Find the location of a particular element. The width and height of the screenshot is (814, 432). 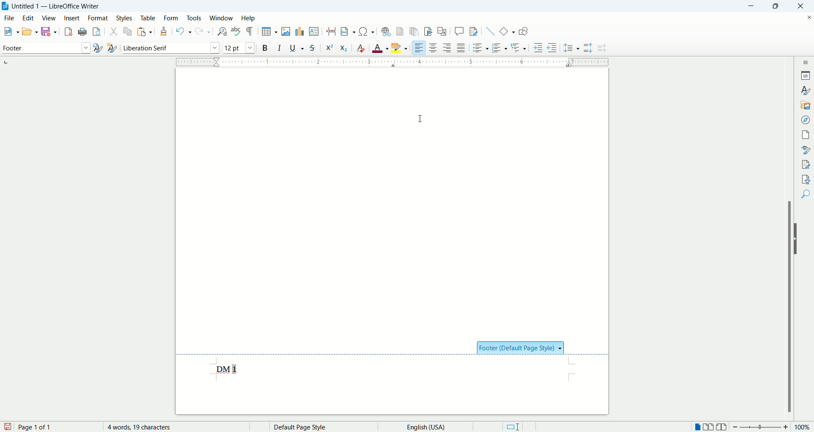

word count is located at coordinates (146, 427).